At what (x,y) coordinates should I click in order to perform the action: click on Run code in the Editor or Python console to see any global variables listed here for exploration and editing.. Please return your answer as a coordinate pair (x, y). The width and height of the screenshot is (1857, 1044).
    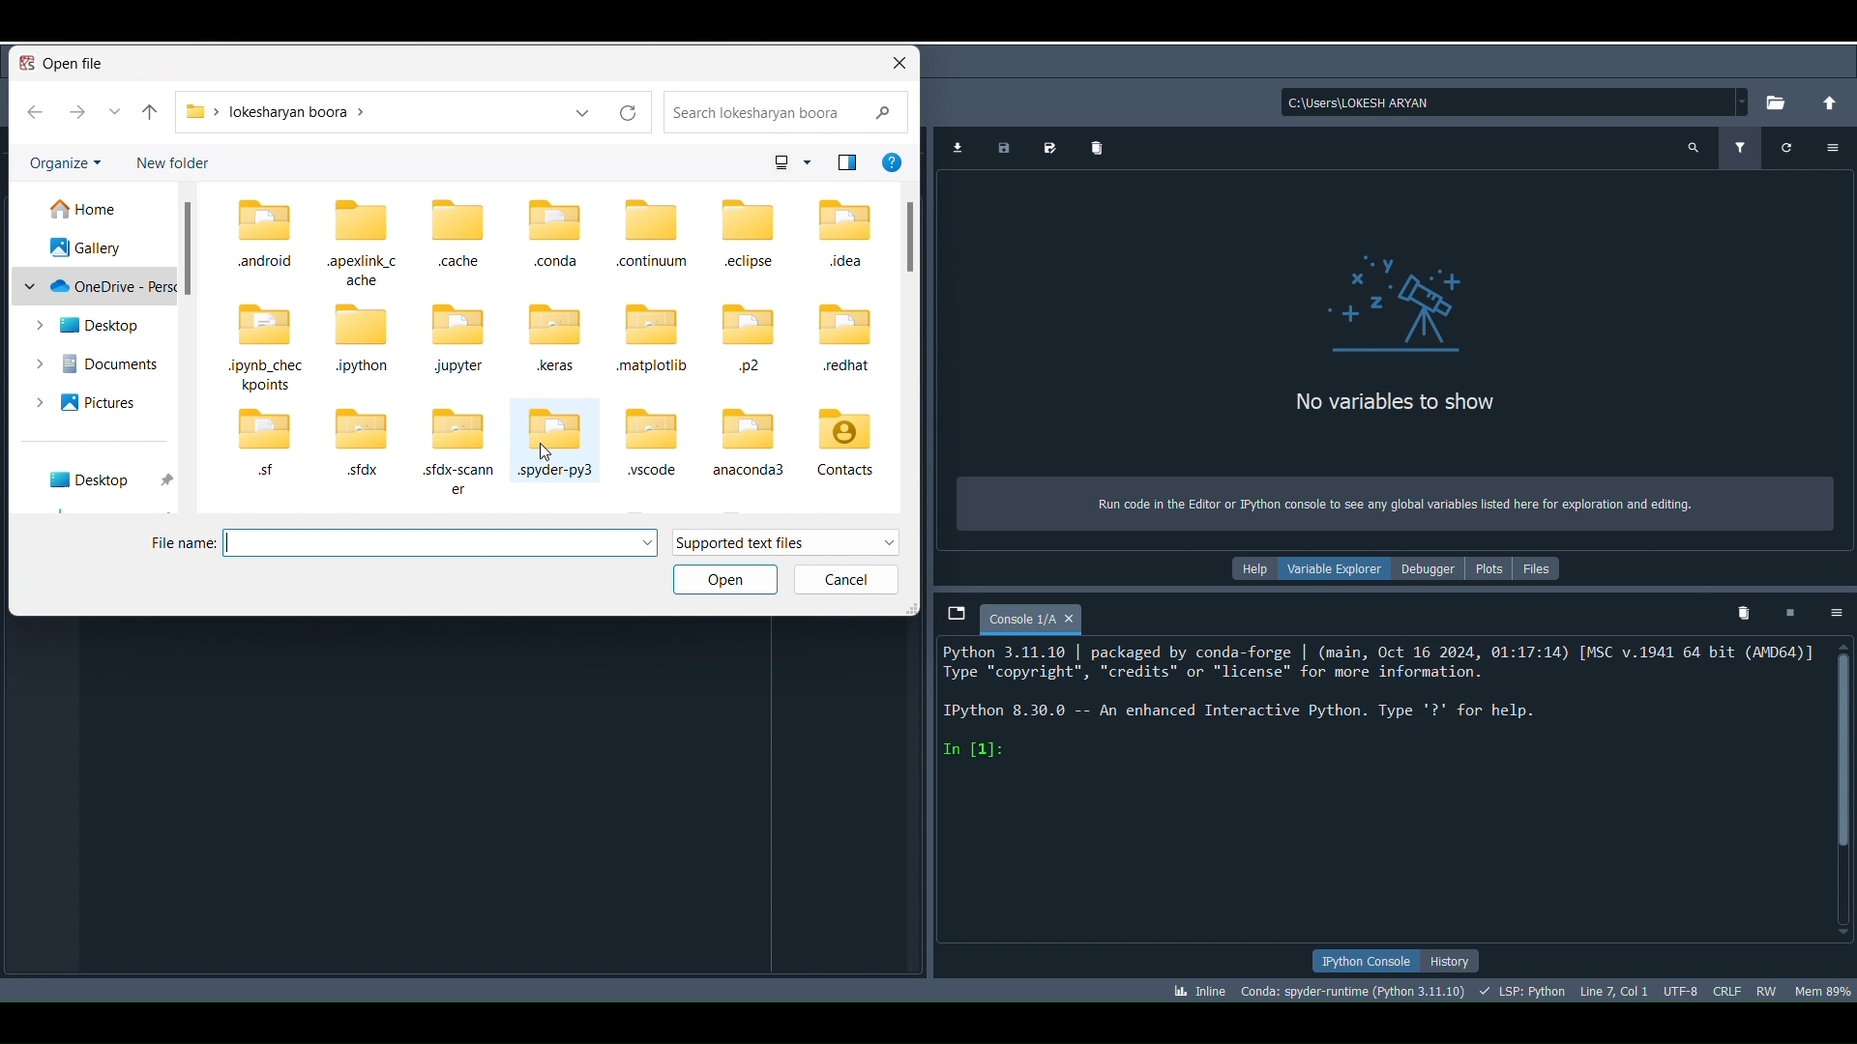
    Looking at the image, I should click on (1395, 504).